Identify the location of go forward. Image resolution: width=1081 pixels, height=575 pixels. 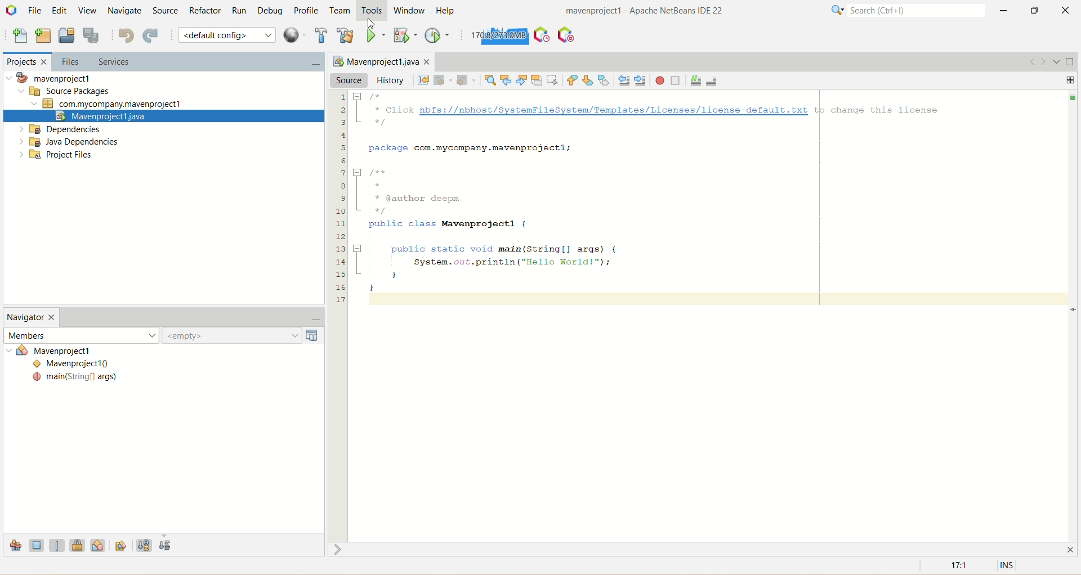
(1042, 61).